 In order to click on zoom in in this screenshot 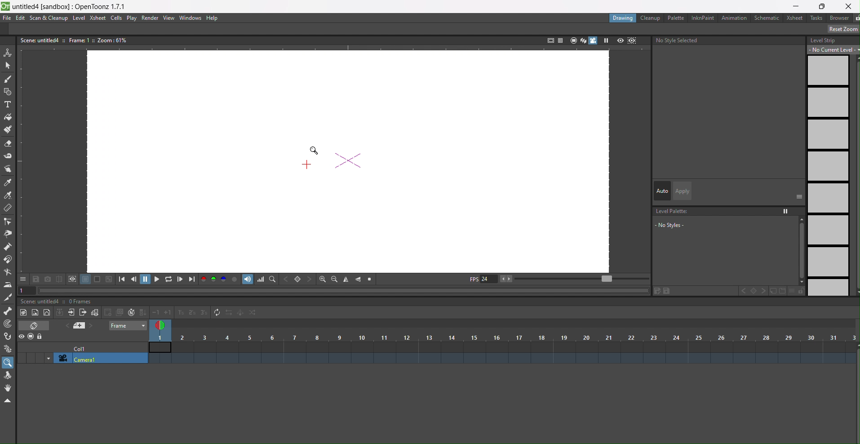, I will do `click(320, 278)`.